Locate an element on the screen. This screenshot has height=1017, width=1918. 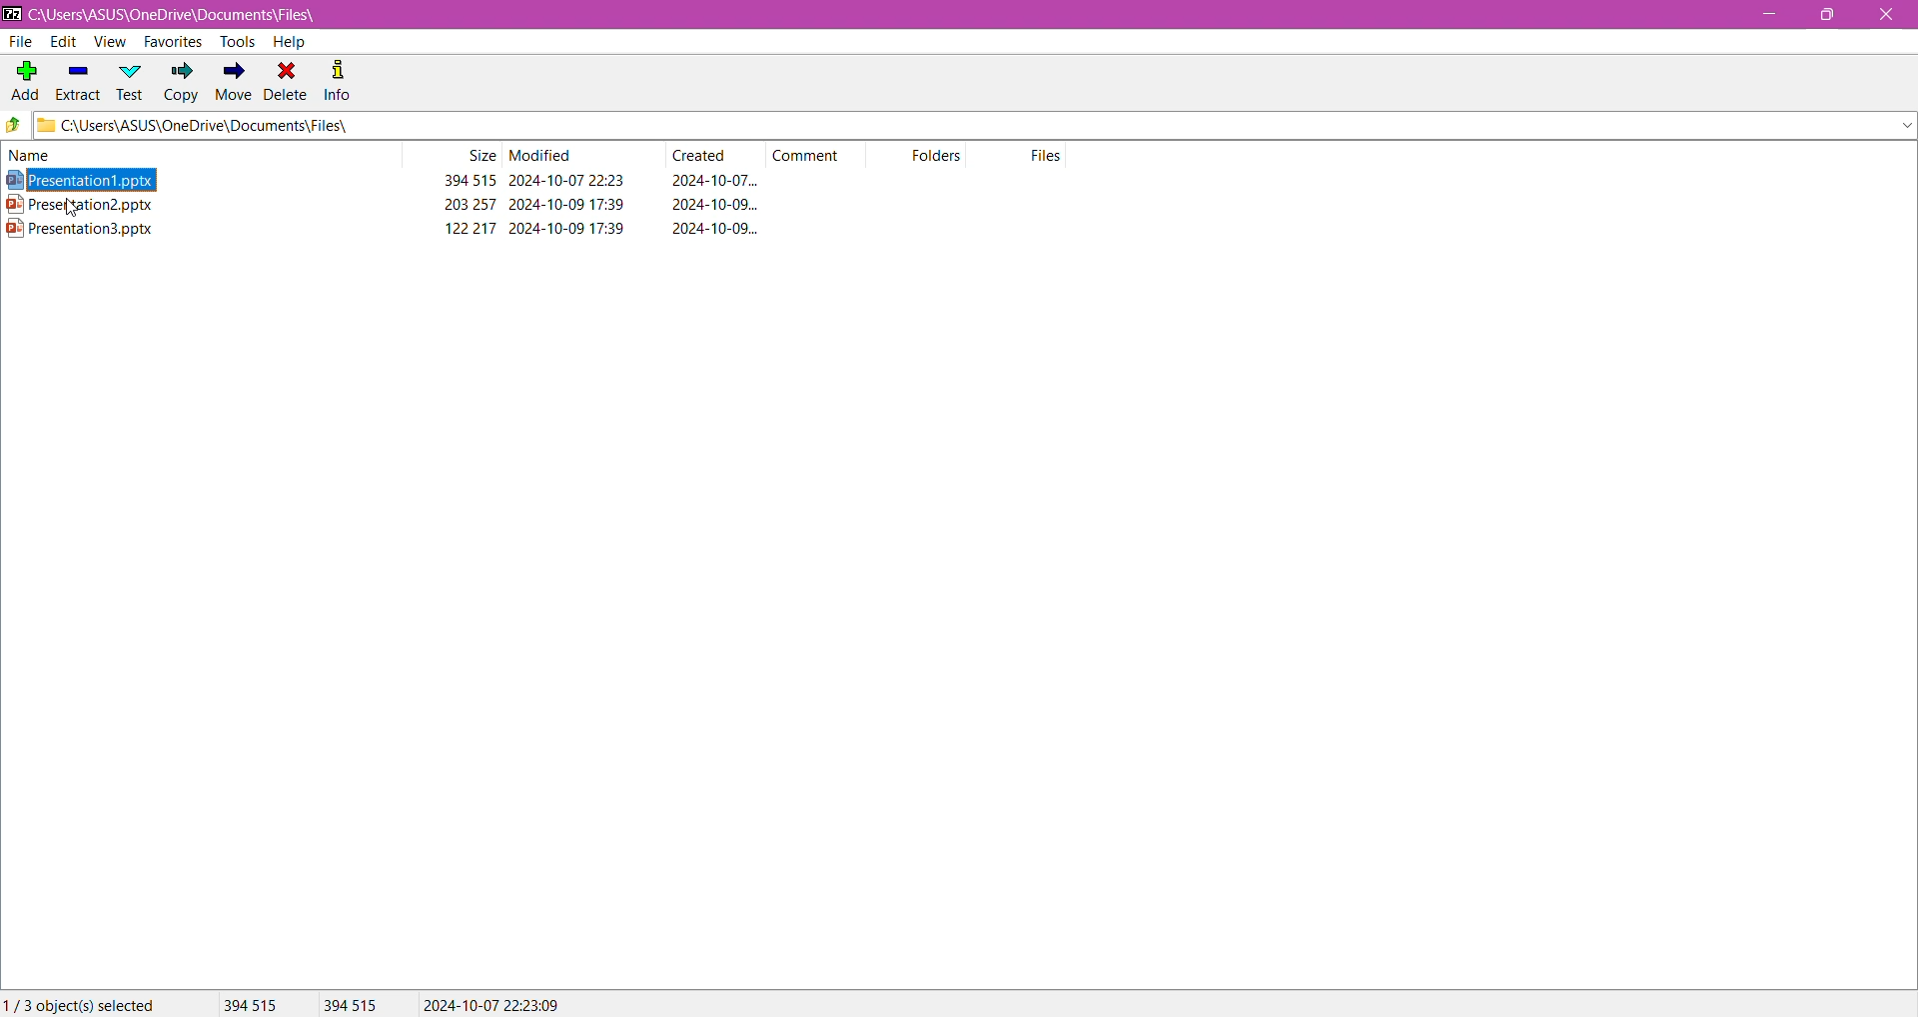
Modified is located at coordinates (542, 156).